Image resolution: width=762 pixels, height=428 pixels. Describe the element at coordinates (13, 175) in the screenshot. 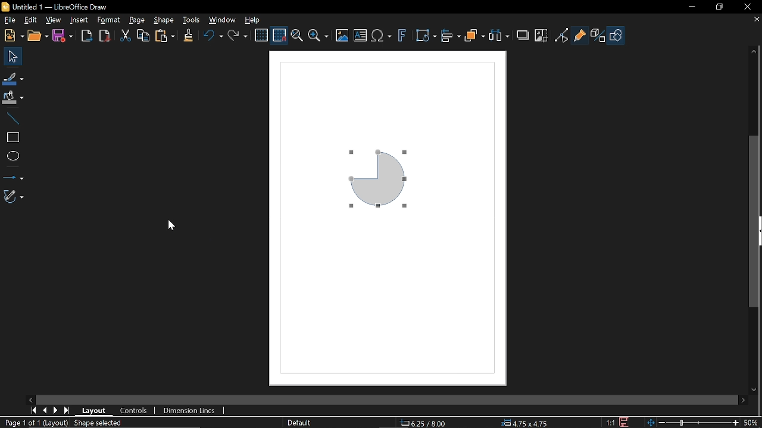

I see `lINES AND ARROWS` at that location.